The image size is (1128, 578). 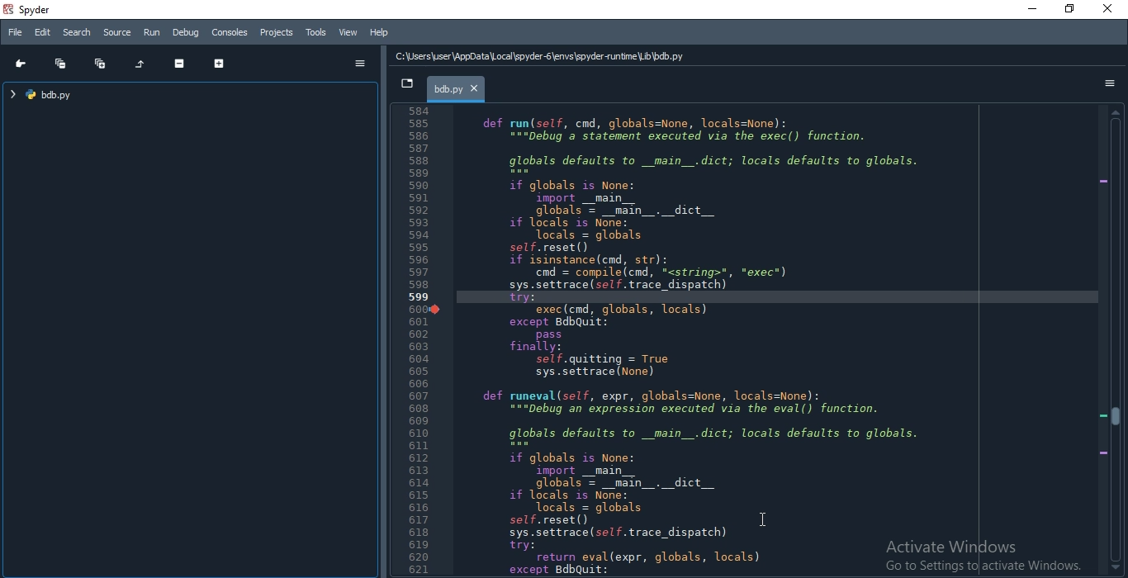 What do you see at coordinates (51, 94) in the screenshot?
I see `file tree` at bounding box center [51, 94].